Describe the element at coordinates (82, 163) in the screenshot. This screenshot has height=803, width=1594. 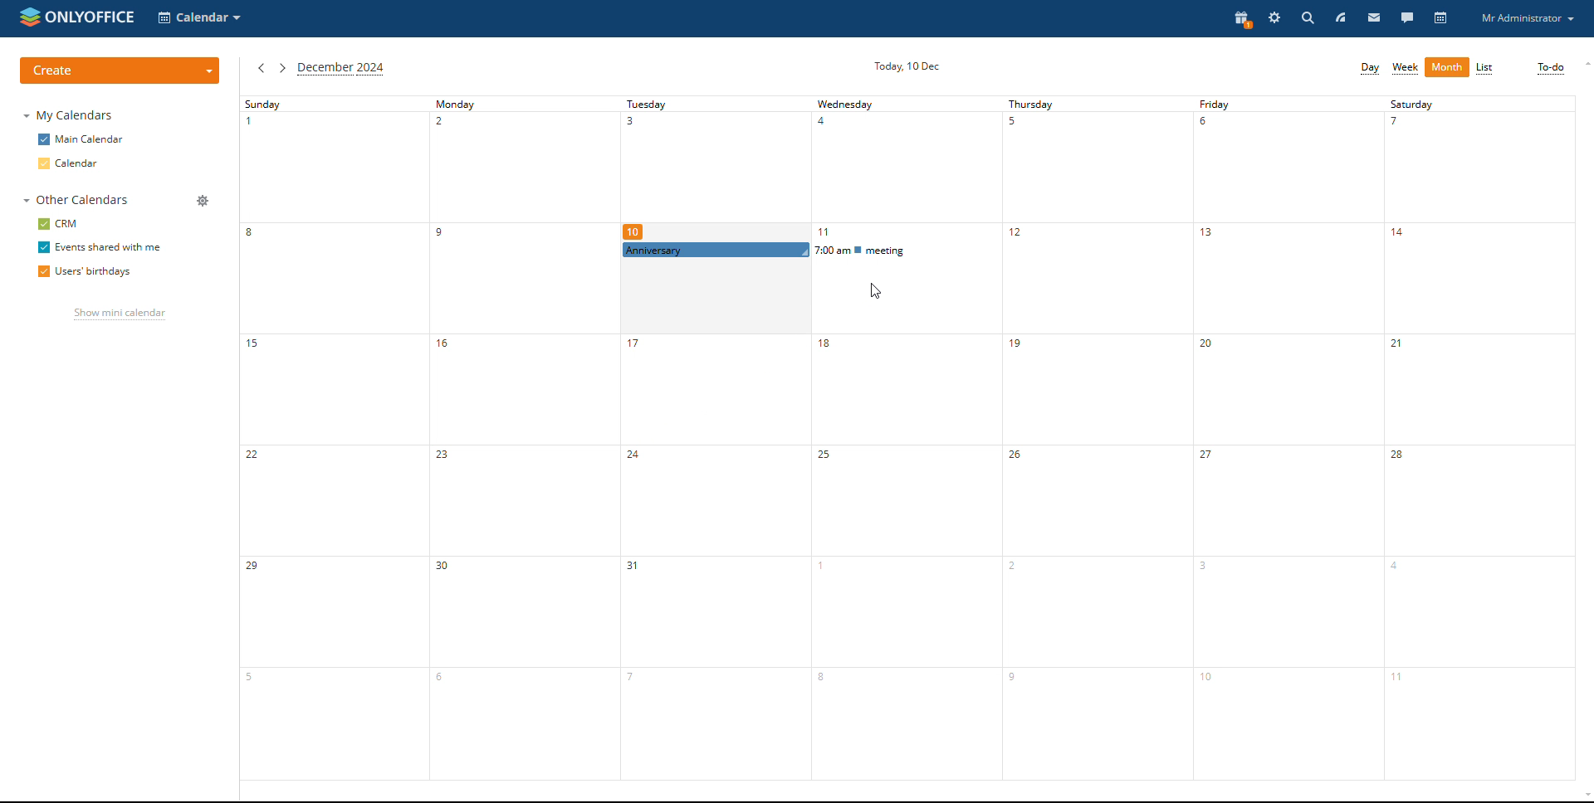
I see `calendar` at that location.